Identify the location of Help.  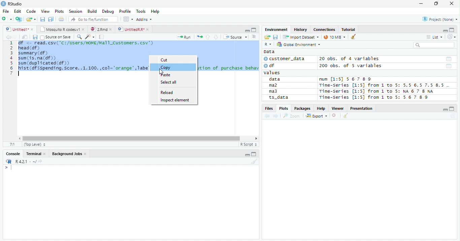
(156, 11).